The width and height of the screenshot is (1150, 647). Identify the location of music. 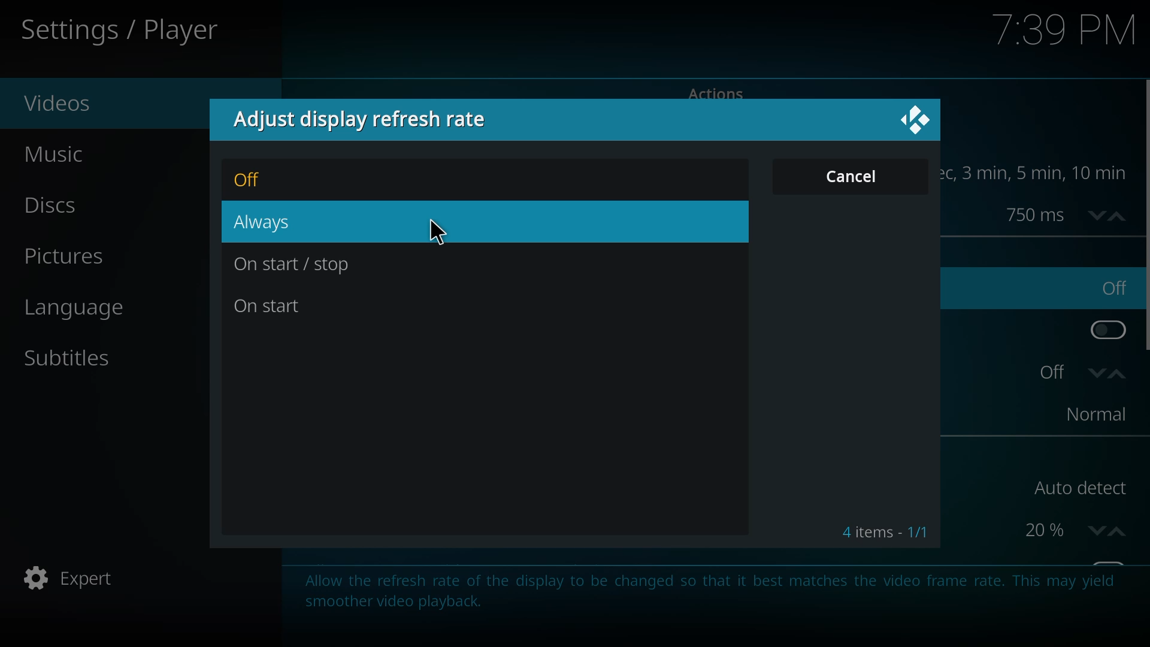
(65, 155).